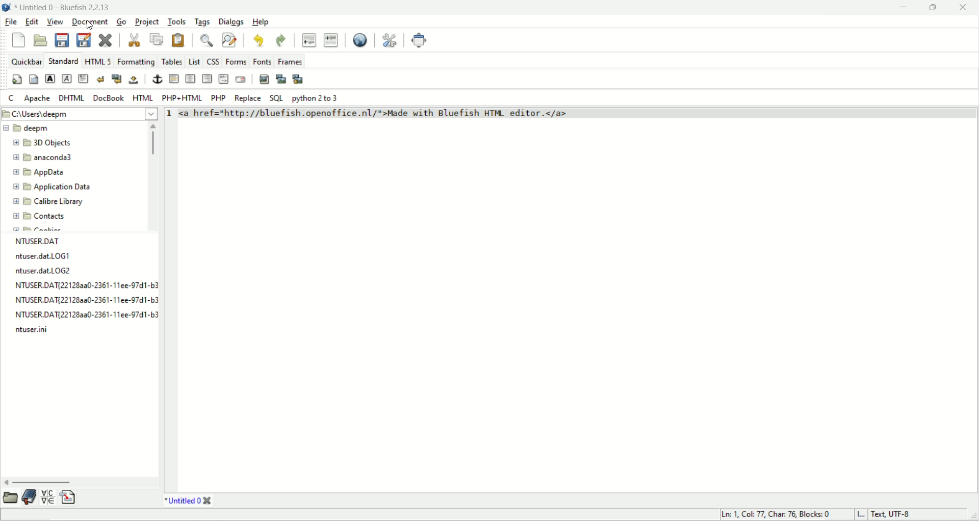  I want to click on contacts, so click(38, 218).